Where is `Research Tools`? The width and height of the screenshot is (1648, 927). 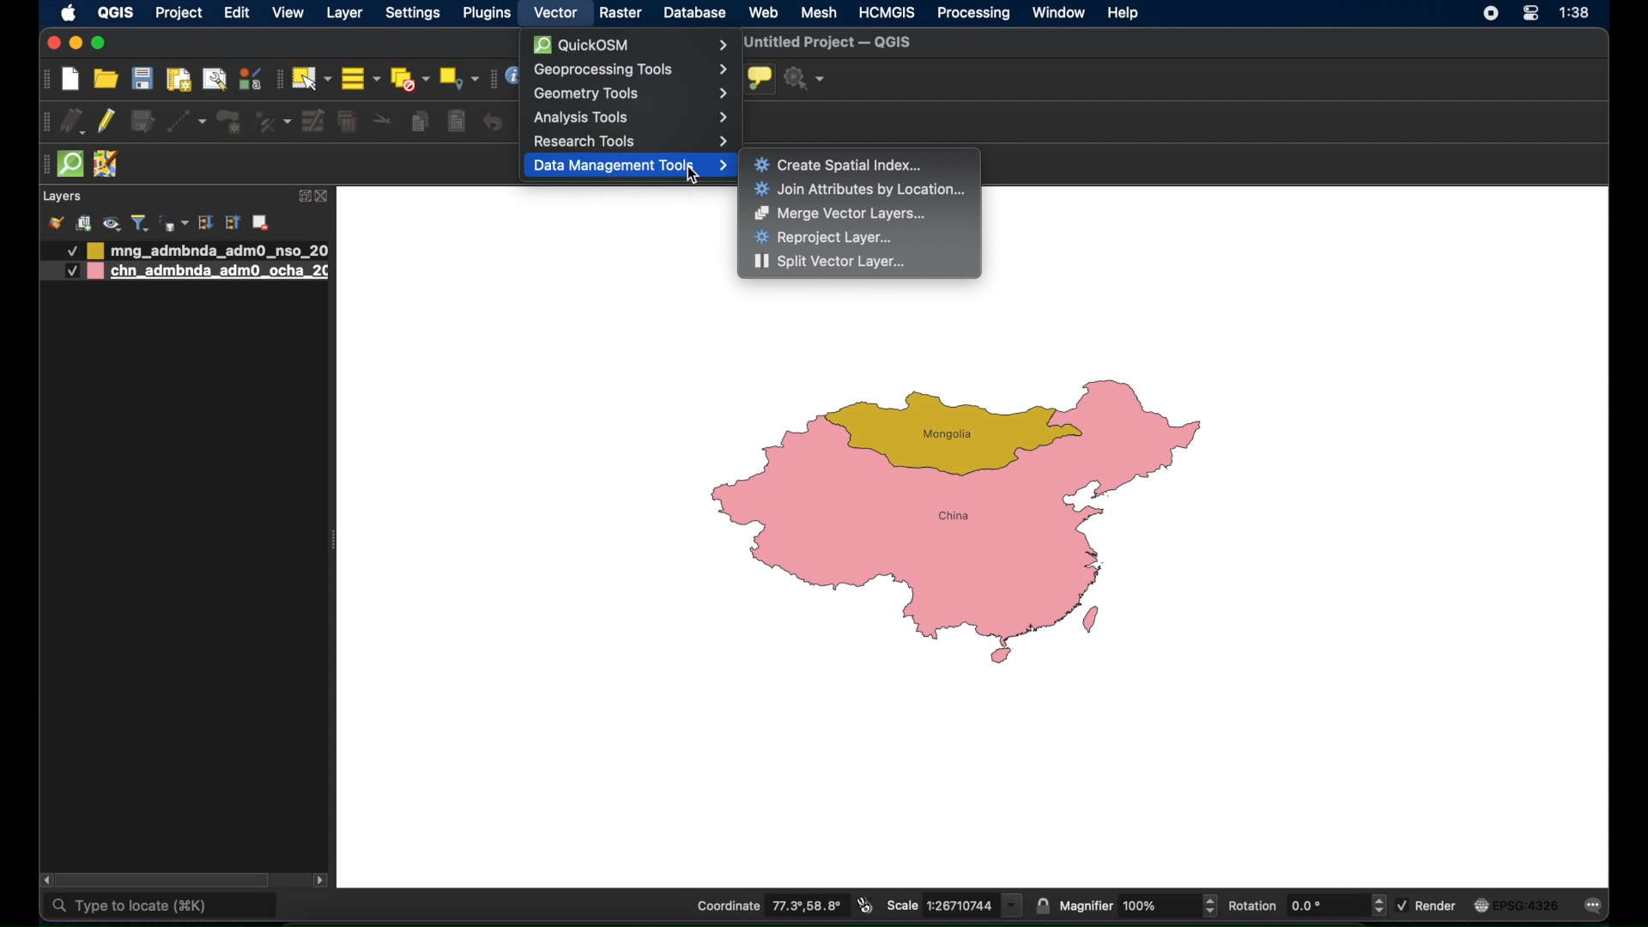 Research Tools is located at coordinates (630, 143).